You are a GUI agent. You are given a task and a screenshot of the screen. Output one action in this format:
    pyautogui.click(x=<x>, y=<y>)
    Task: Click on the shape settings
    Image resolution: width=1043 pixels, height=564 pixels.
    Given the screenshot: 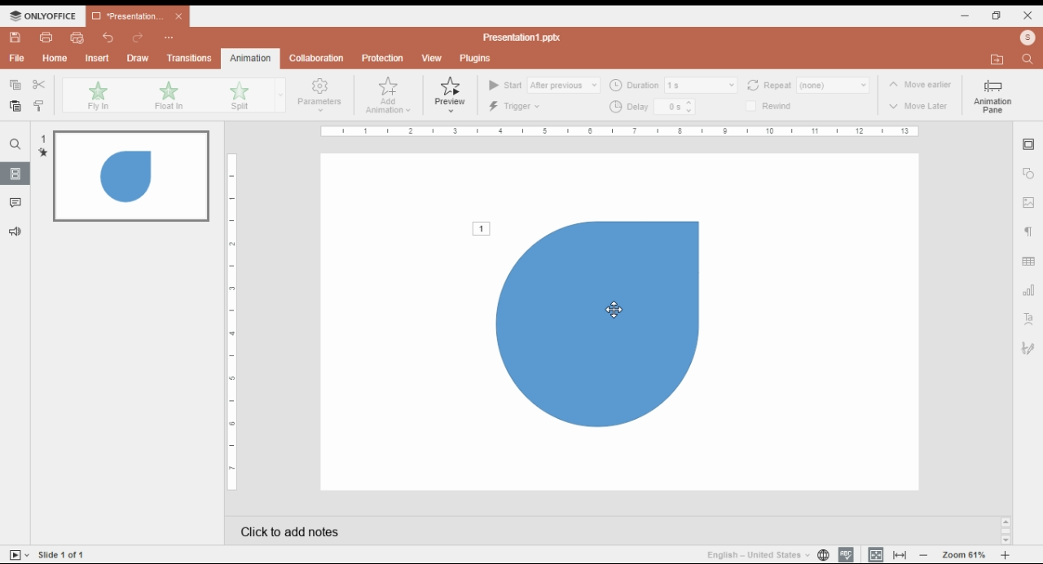 What is the action you would take?
    pyautogui.click(x=1028, y=175)
    